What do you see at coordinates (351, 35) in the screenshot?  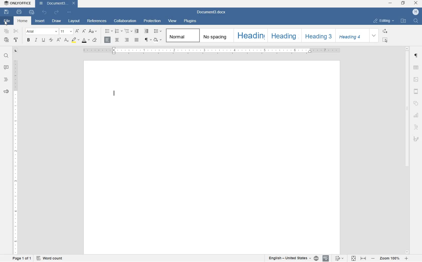 I see `heading 4` at bounding box center [351, 35].